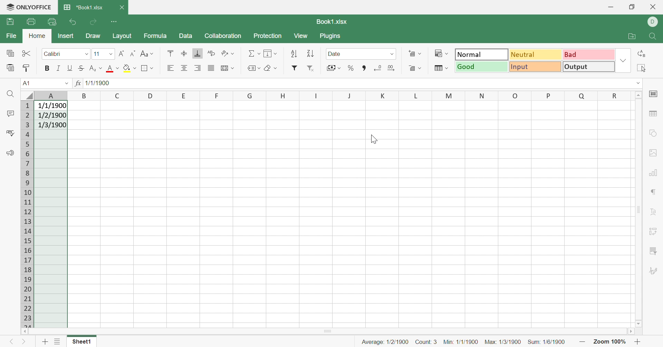 This screenshot has height=347, width=663. What do you see at coordinates (364, 68) in the screenshot?
I see `Comma style` at bounding box center [364, 68].